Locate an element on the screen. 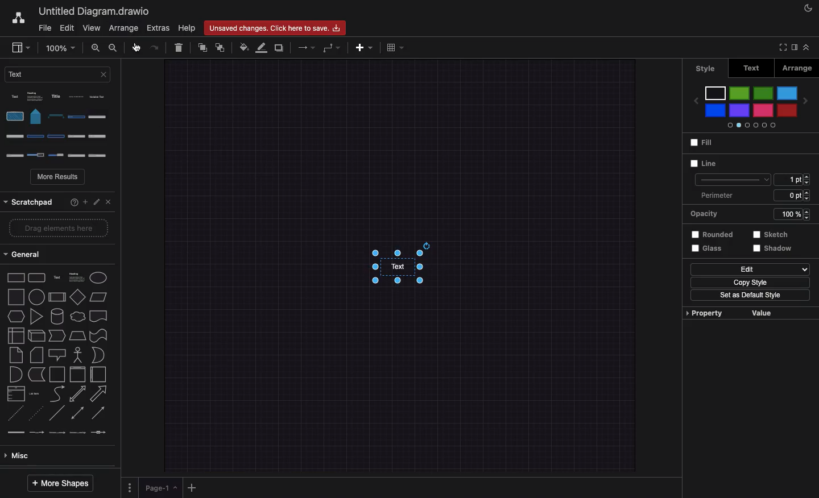 This screenshot has height=498, width=819. Zoom in is located at coordinates (96, 49).